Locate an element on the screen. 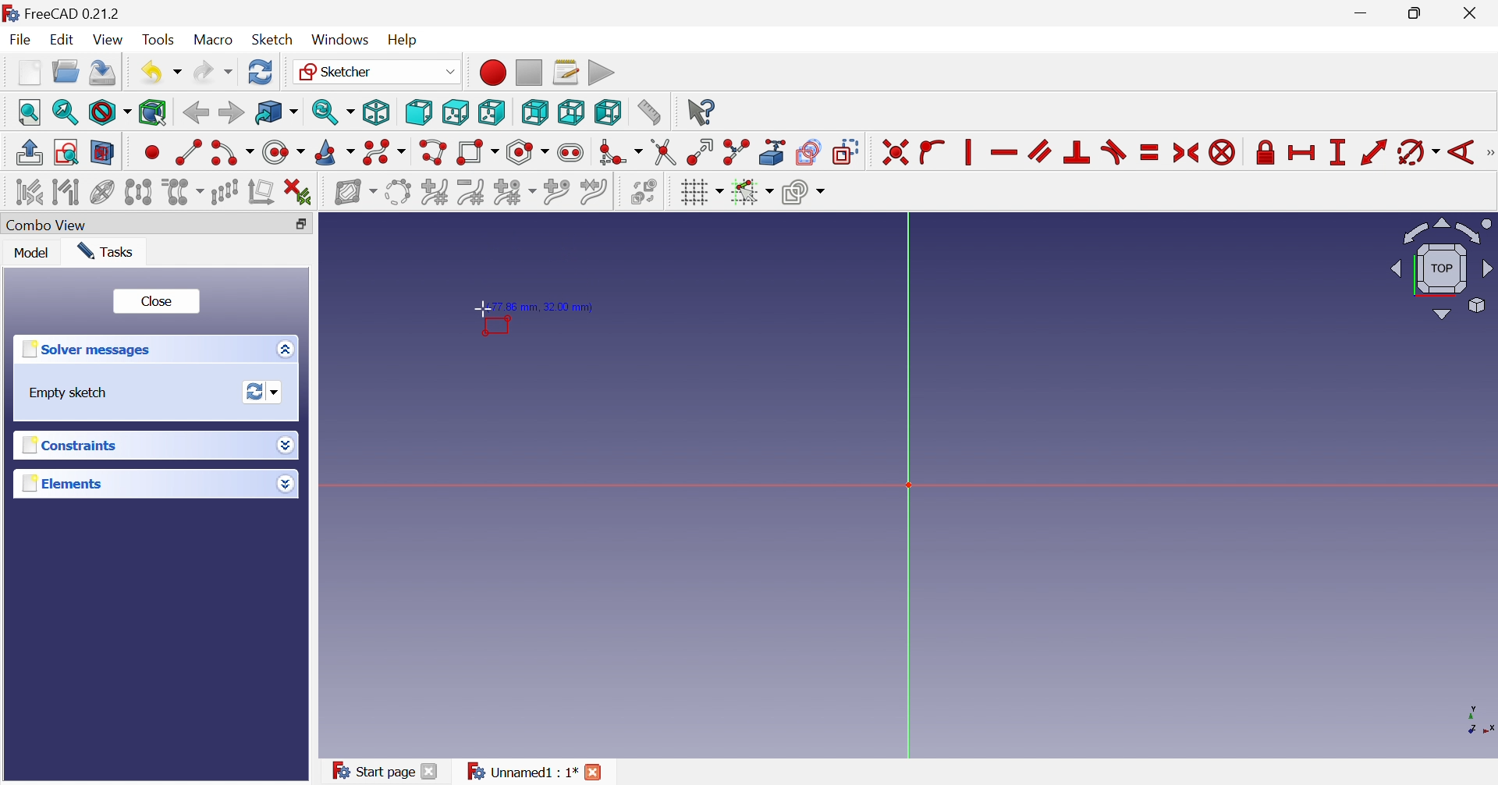  View sketch is located at coordinates (66, 152).